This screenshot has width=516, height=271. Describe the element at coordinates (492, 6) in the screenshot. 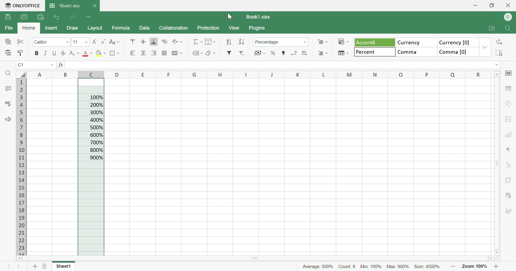

I see `Restore Down` at that location.